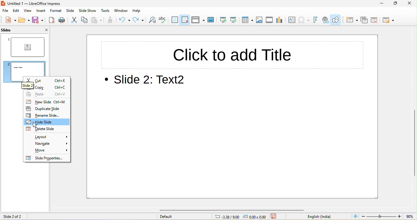 This screenshot has width=417, height=220. I want to click on redo, so click(139, 20).